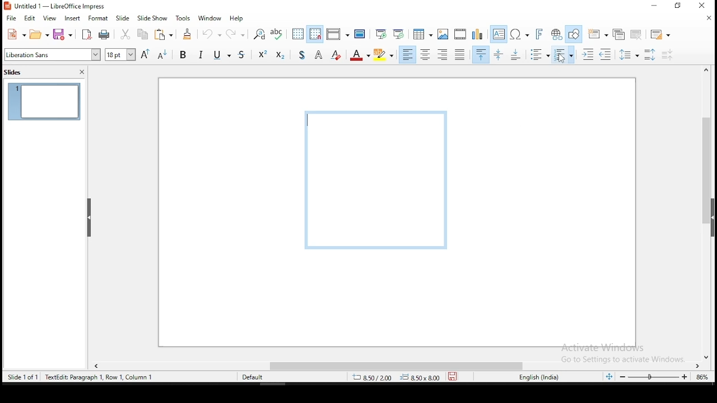 The height and width of the screenshot is (403, 717). I want to click on active text box, so click(376, 181).